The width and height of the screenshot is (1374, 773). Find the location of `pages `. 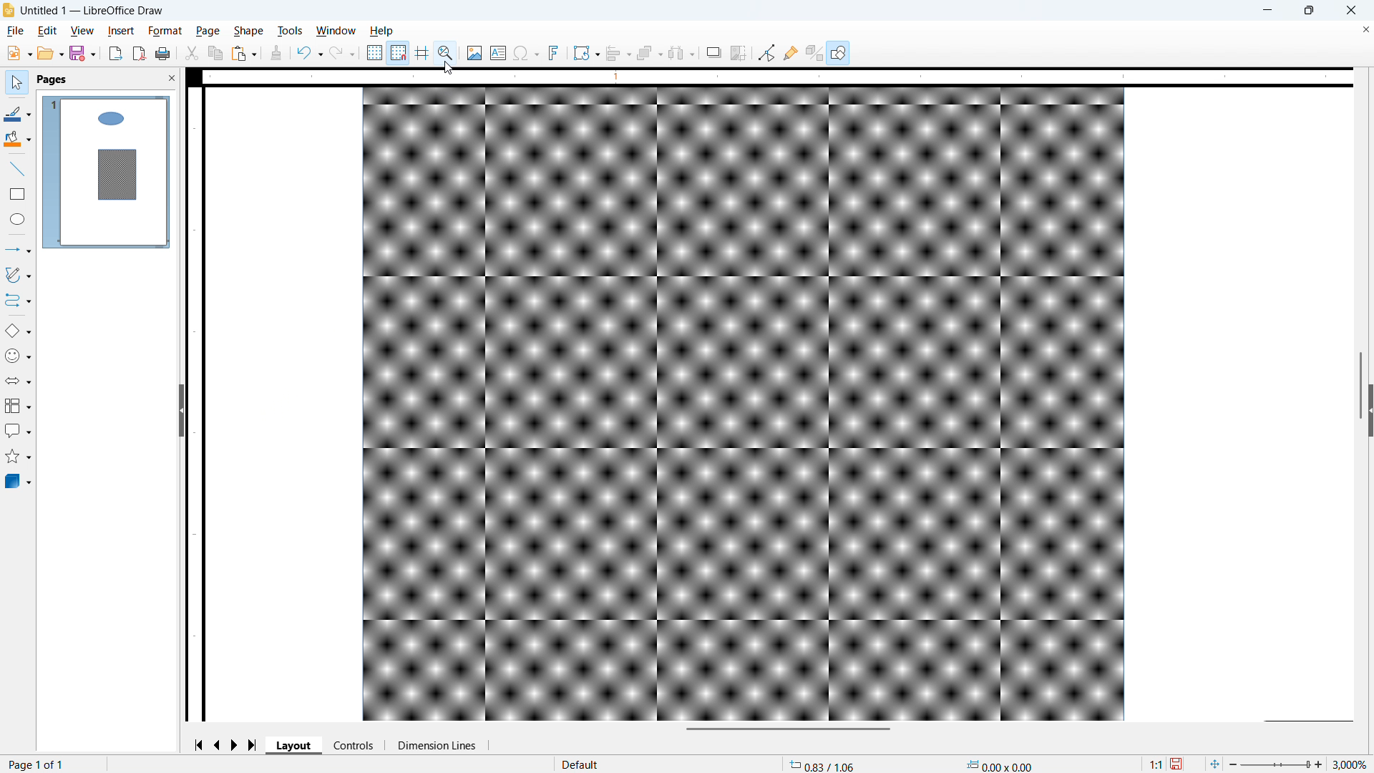

pages  is located at coordinates (53, 80).